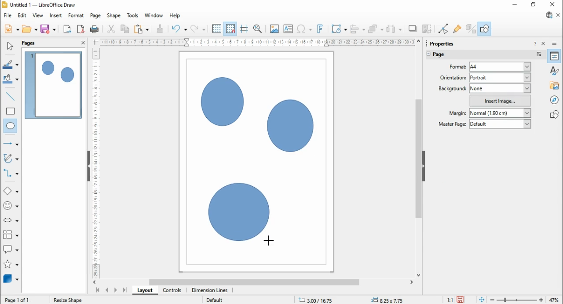 This screenshot has width=563, height=304. What do you see at coordinates (96, 16) in the screenshot?
I see `page` at bounding box center [96, 16].